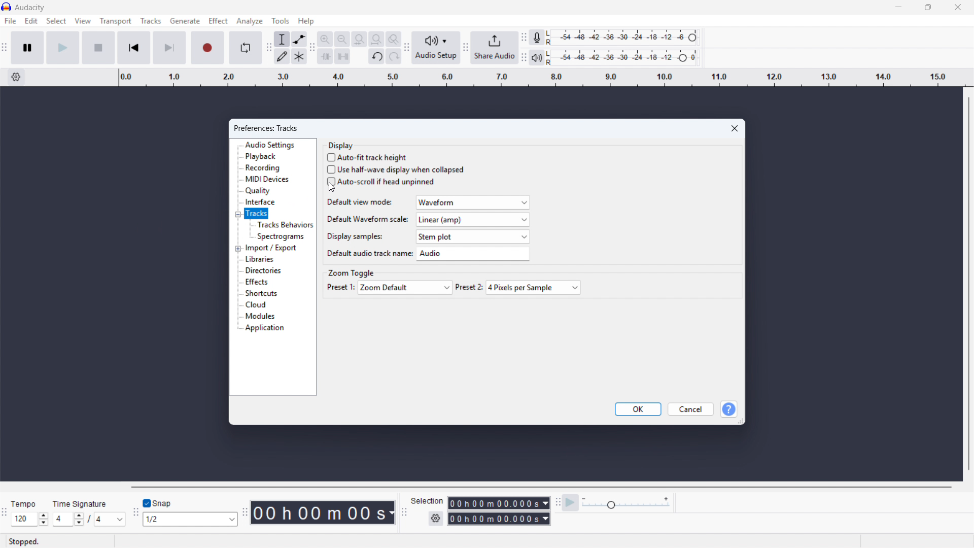 The width and height of the screenshot is (974, 548). I want to click on help, so click(306, 21).